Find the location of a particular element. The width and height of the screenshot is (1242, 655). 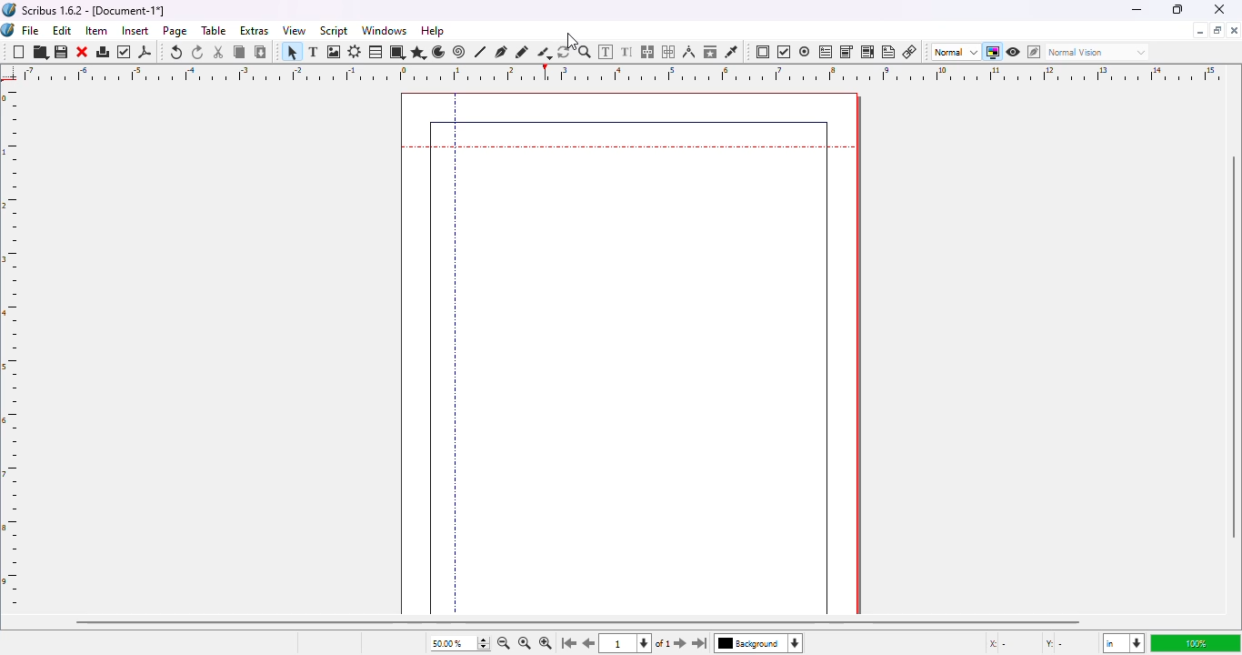

cut is located at coordinates (219, 52).